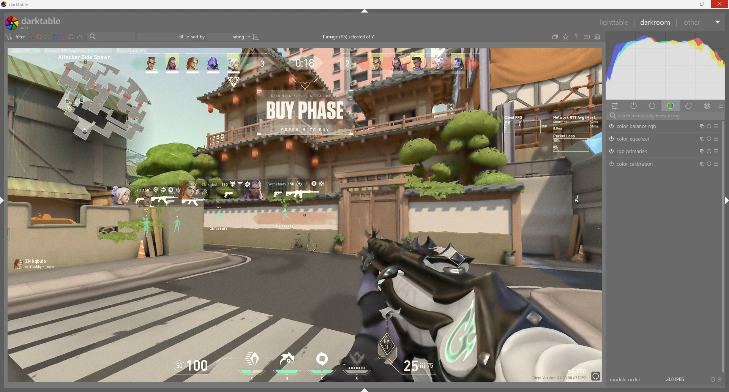  I want to click on multiple instances action, so click(698, 164).